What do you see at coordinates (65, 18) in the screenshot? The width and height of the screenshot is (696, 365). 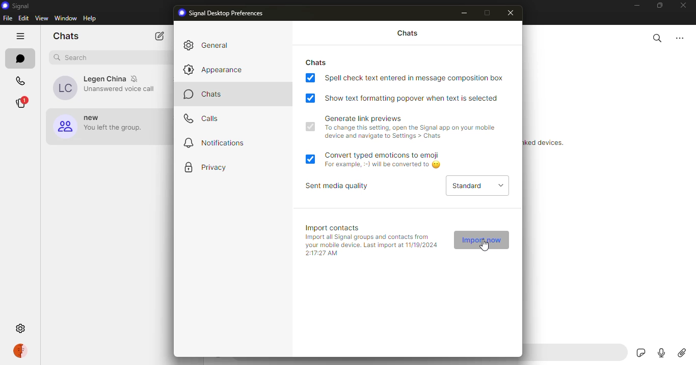 I see `window` at bounding box center [65, 18].